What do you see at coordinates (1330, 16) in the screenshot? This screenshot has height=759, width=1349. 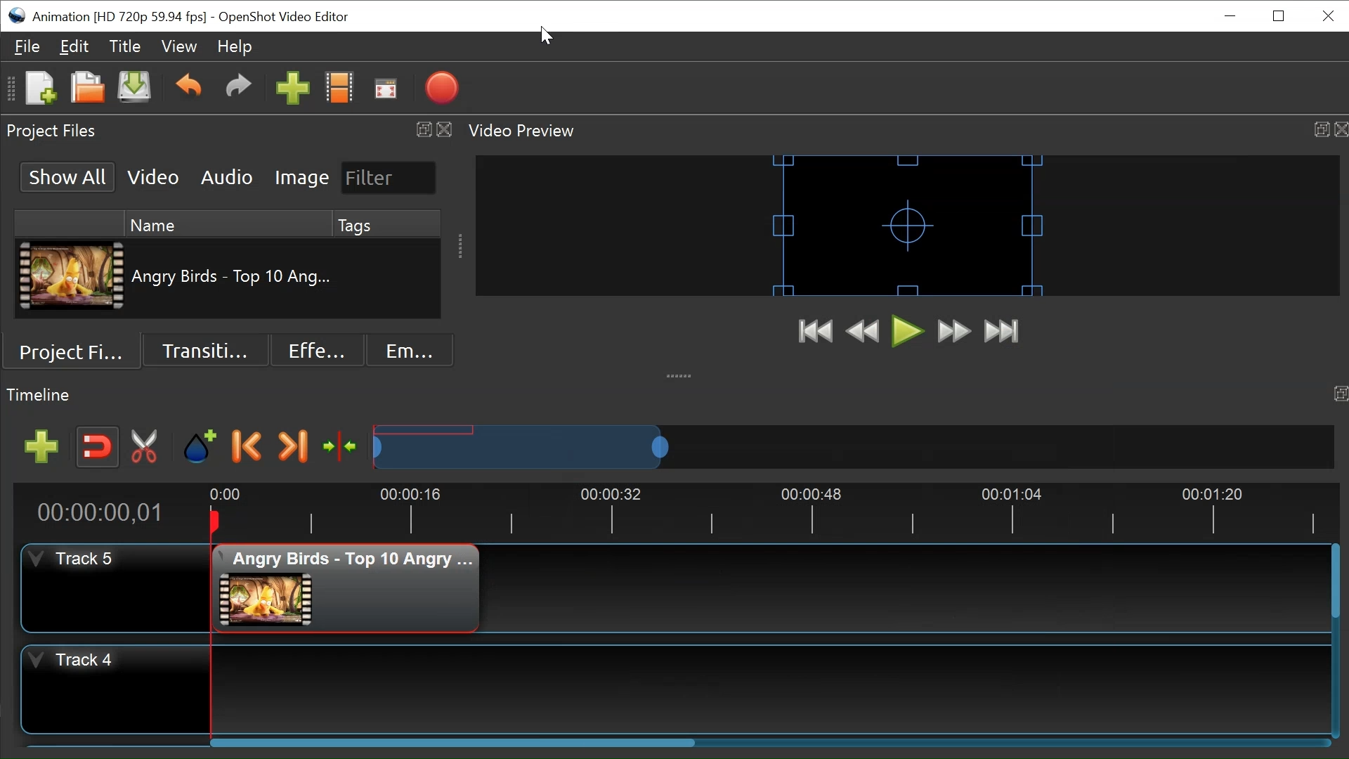 I see `Close` at bounding box center [1330, 16].